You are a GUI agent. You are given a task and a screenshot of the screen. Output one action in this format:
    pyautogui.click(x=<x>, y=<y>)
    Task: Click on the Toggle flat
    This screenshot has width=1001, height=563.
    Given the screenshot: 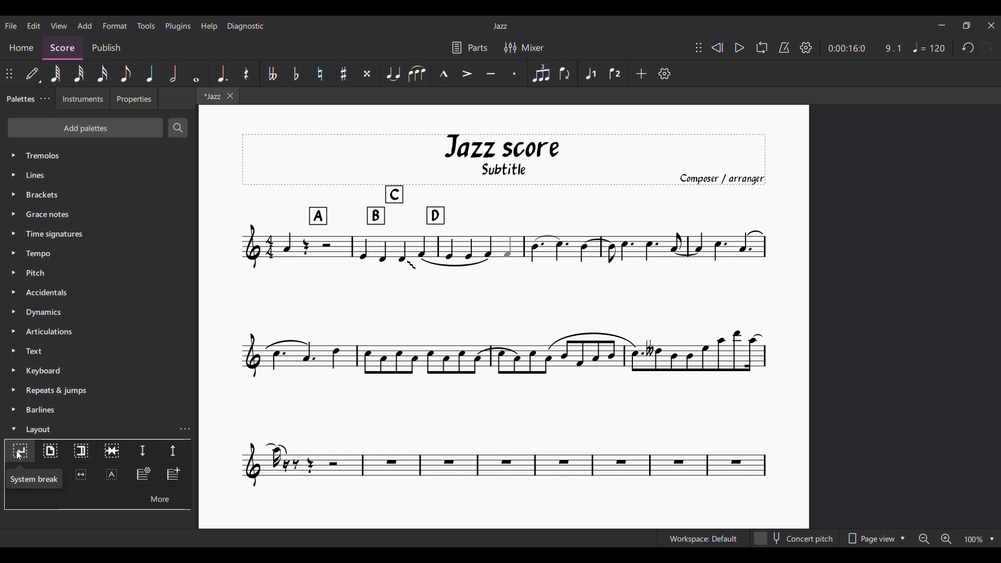 What is the action you would take?
    pyautogui.click(x=296, y=74)
    